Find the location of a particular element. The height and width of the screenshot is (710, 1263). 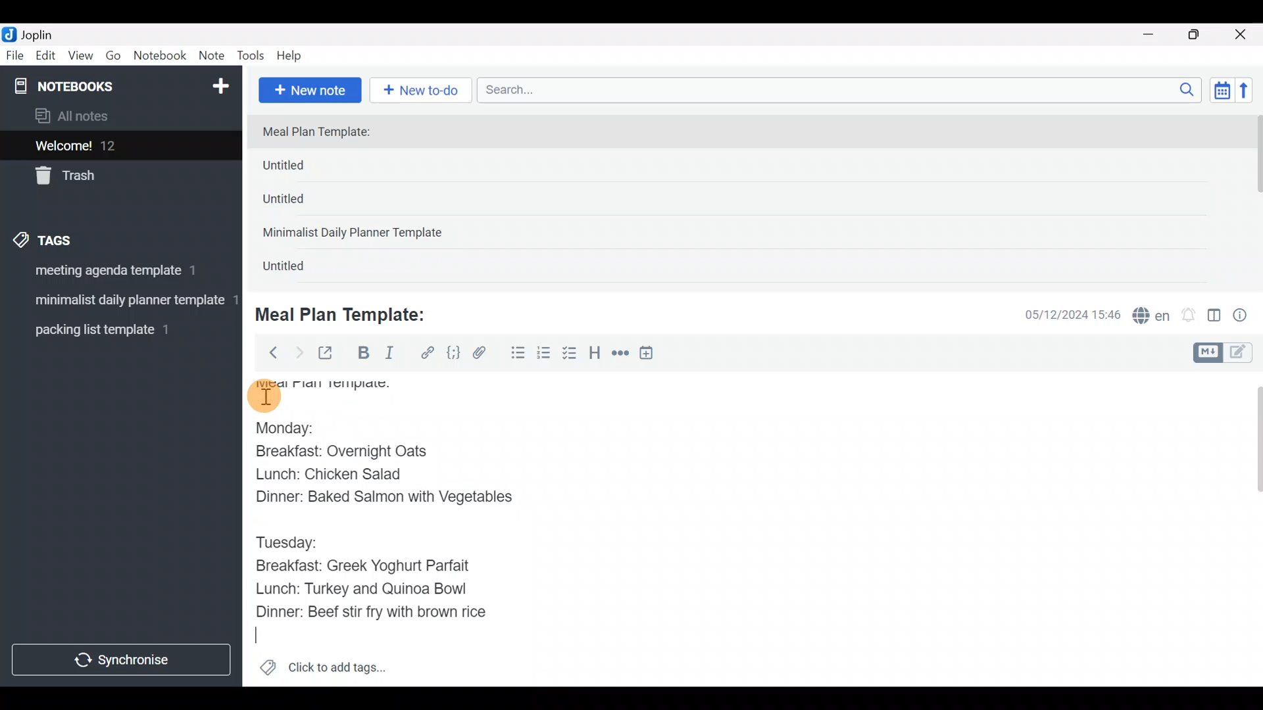

Bold is located at coordinates (362, 354).